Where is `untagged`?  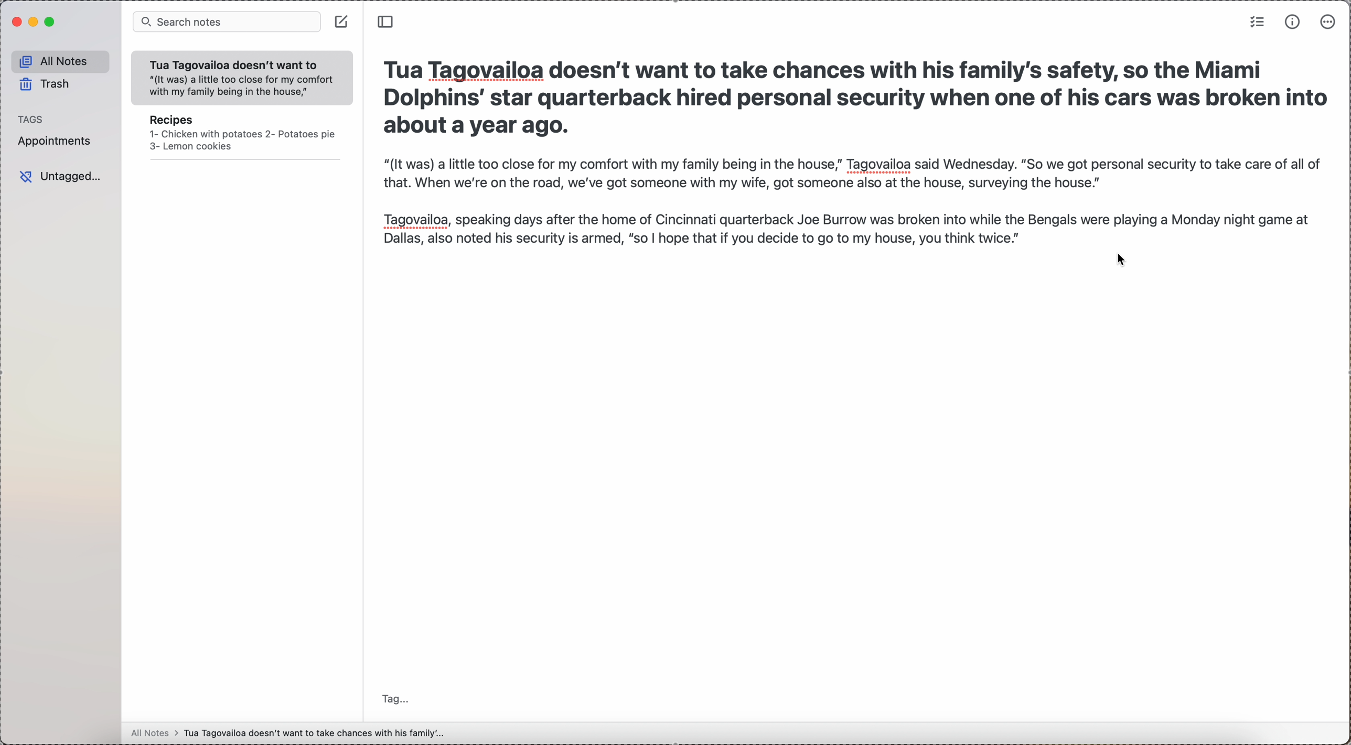
untagged is located at coordinates (61, 175).